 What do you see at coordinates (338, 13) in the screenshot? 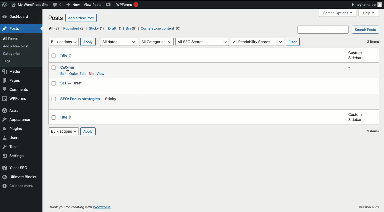
I see `Screen options` at bounding box center [338, 13].